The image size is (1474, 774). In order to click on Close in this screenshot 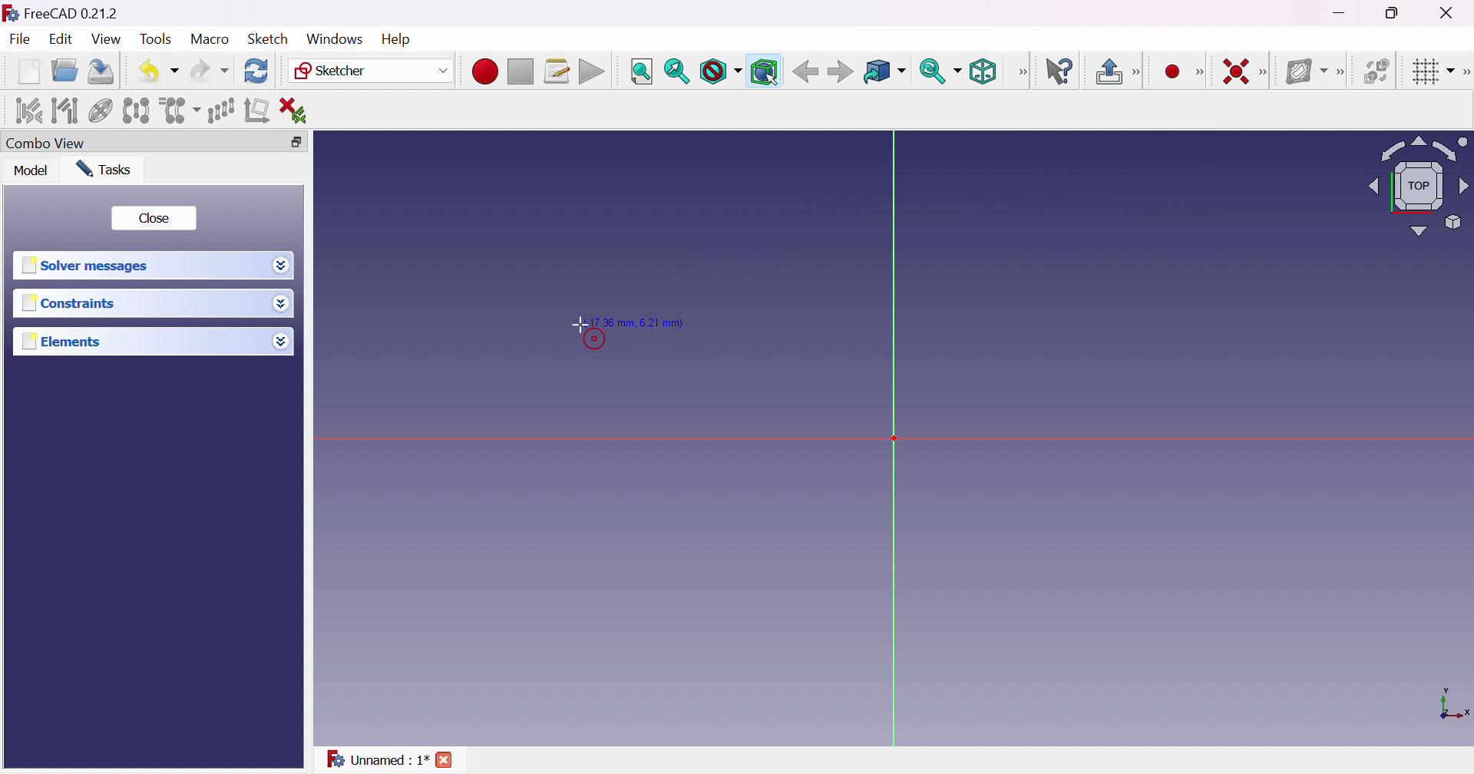, I will do `click(445, 759)`.